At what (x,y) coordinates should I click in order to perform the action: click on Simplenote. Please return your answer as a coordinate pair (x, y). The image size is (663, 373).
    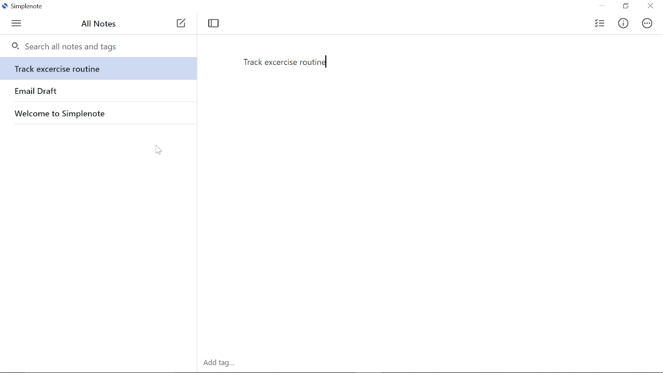
    Looking at the image, I should click on (26, 6).